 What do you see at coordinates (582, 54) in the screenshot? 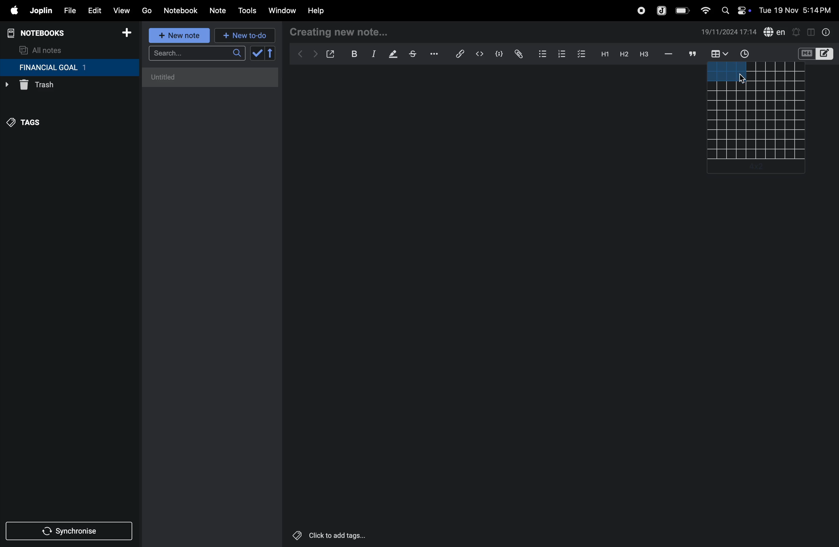
I see `check box` at bounding box center [582, 54].